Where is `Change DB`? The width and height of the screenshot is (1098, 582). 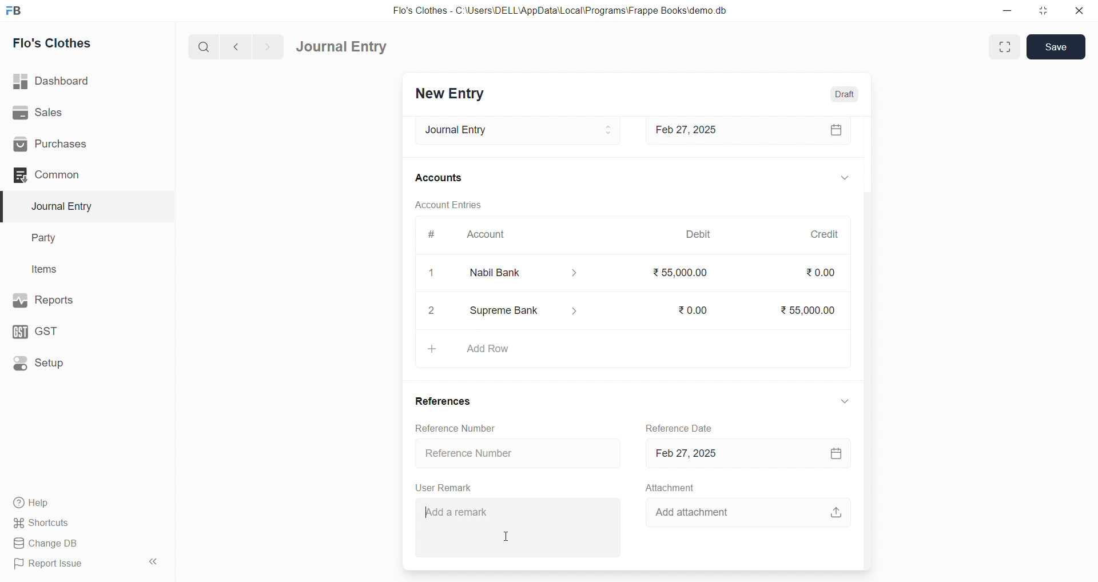 Change DB is located at coordinates (71, 543).